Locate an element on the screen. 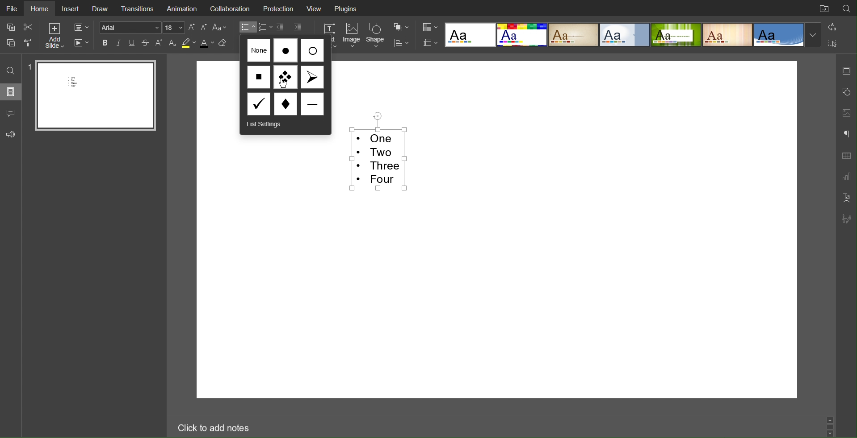 Image resolution: width=857 pixels, height=438 pixels. Playback Settings is located at coordinates (81, 44).